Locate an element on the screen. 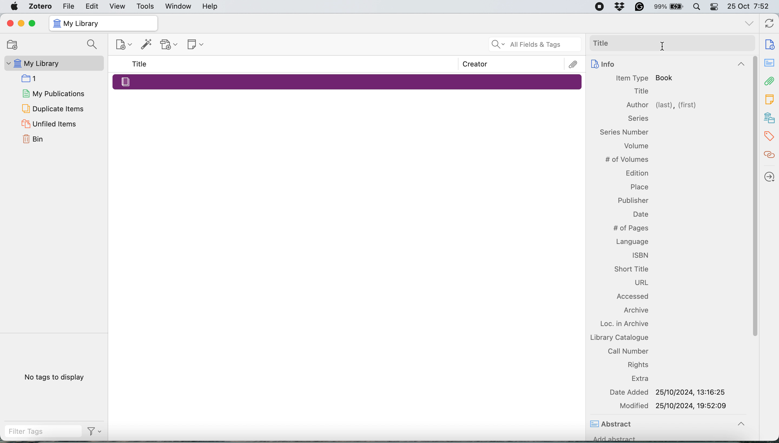 The height and width of the screenshot is (443, 779). Scroll Bar is located at coordinates (754, 233).